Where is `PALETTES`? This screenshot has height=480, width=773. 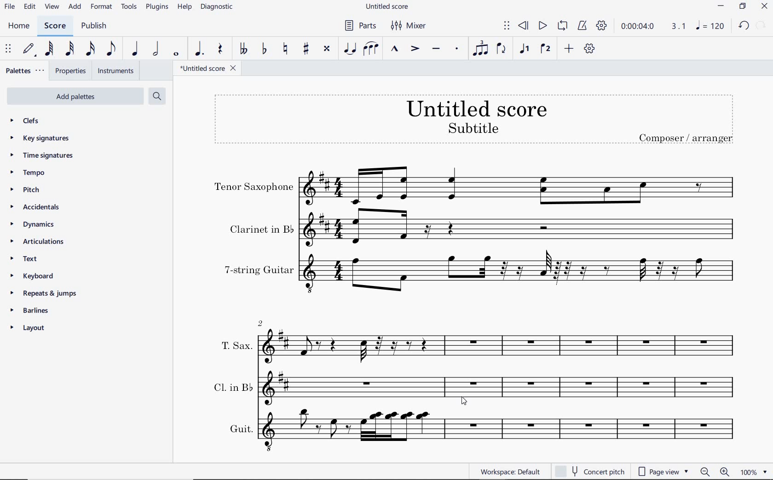 PALETTES is located at coordinates (25, 71).